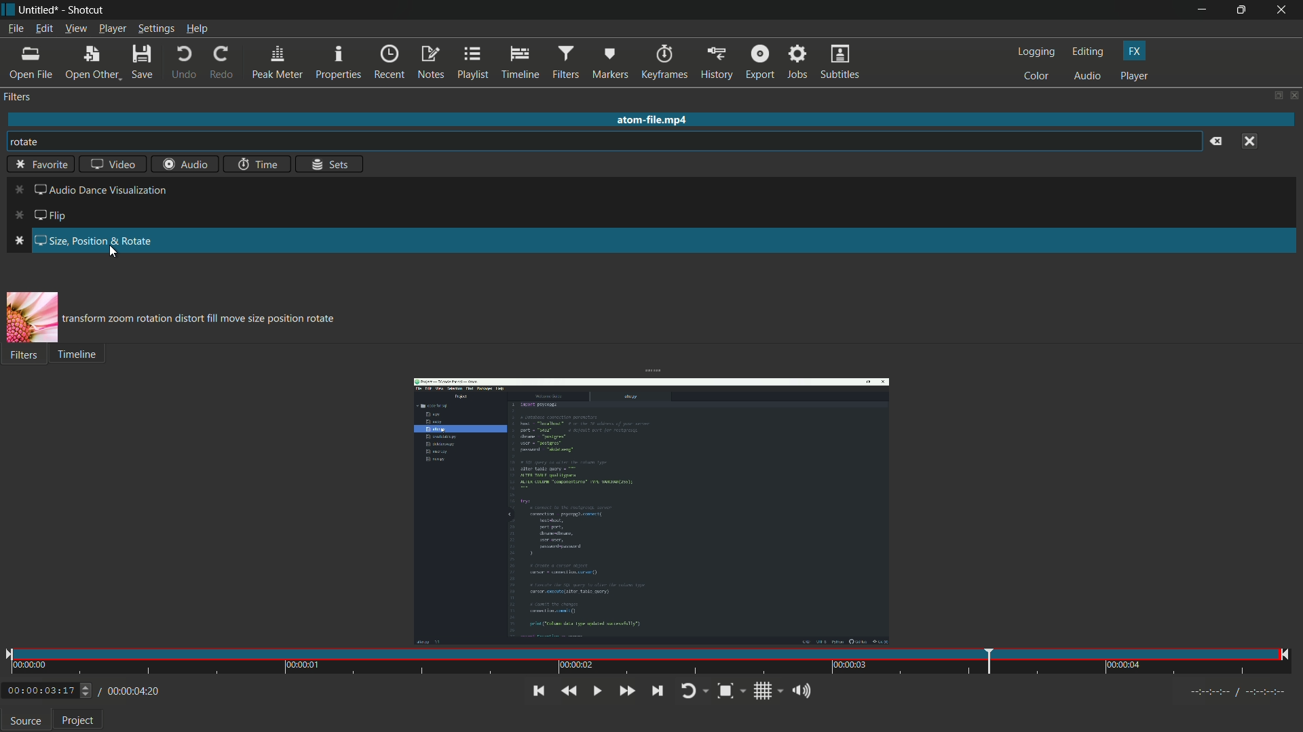 Image resolution: width=1303 pixels, height=732 pixels. Describe the element at coordinates (83, 719) in the screenshot. I see `Project` at that location.